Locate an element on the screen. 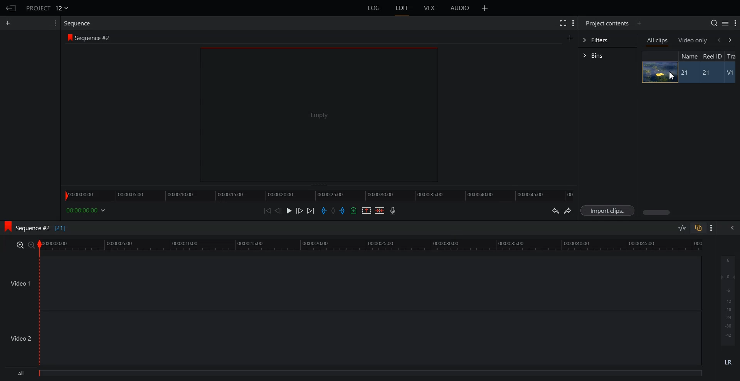 The height and width of the screenshot is (381, 740). Show setting menu is located at coordinates (711, 228).